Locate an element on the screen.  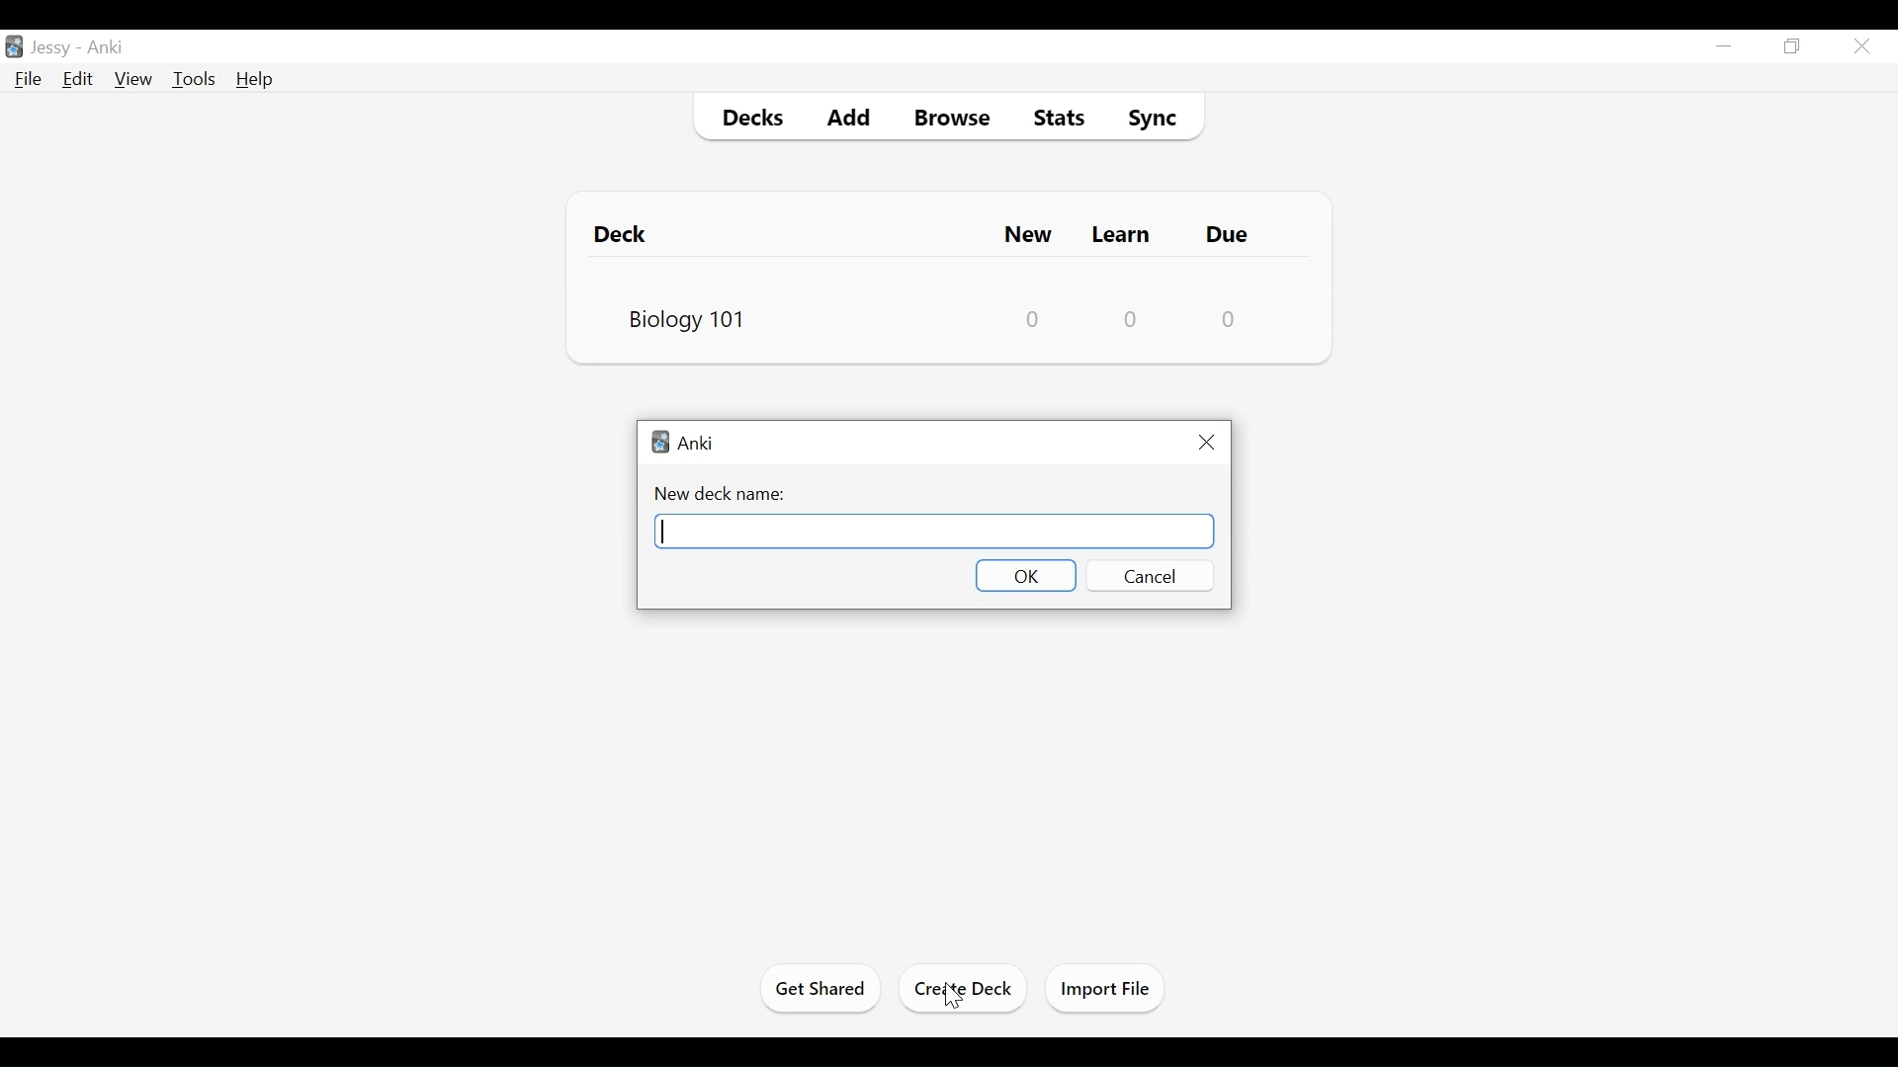
Learn Cards is located at coordinates (1124, 233).